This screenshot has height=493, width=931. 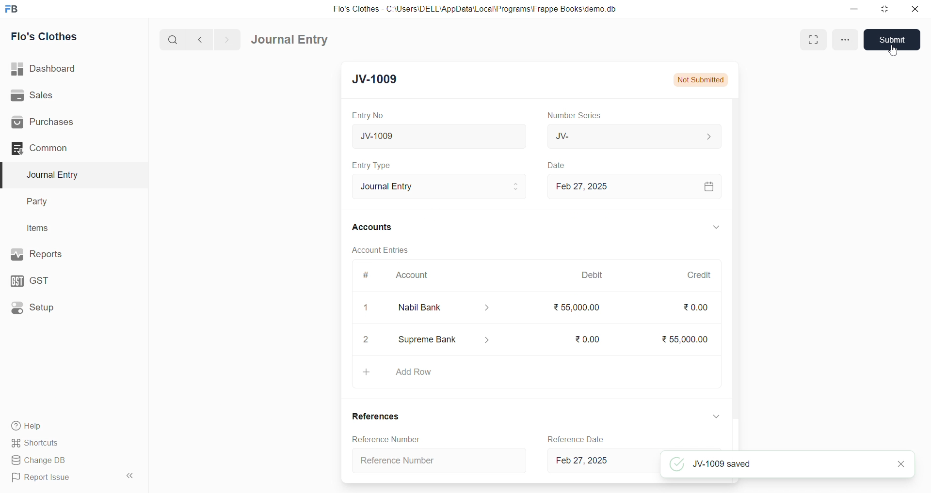 What do you see at coordinates (372, 166) in the screenshot?
I see `Entry Type` at bounding box center [372, 166].